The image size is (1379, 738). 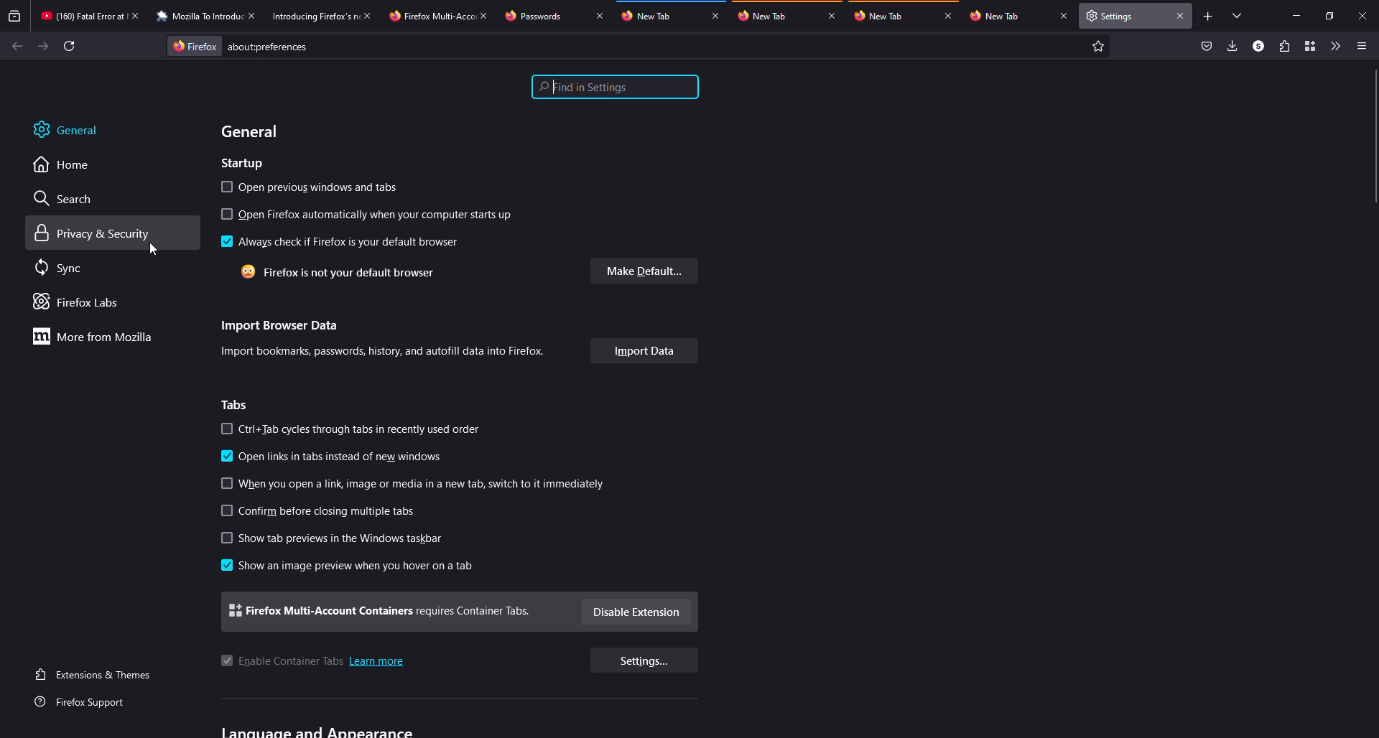 I want to click on general, so click(x=250, y=129).